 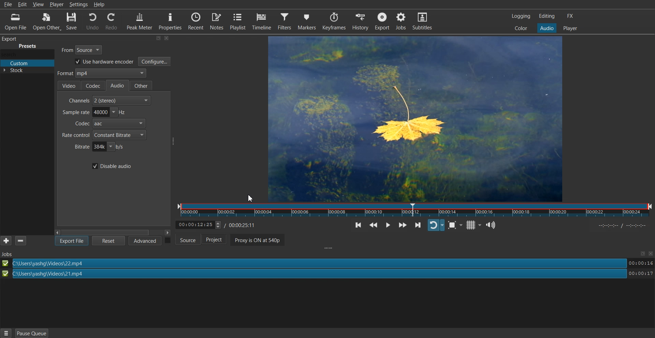 What do you see at coordinates (416, 226) in the screenshot?
I see `Skip to the next point` at bounding box center [416, 226].